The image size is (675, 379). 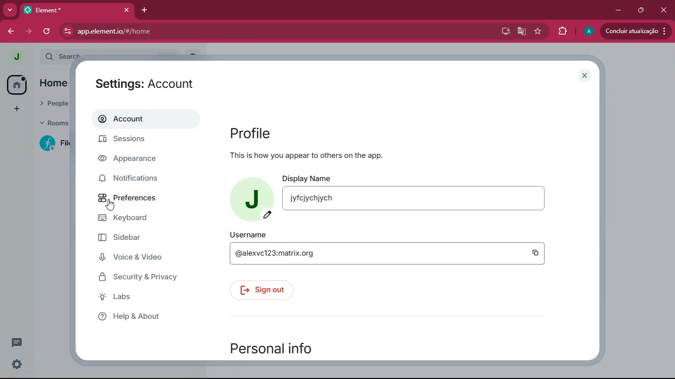 I want to click on settings: account, so click(x=146, y=82).